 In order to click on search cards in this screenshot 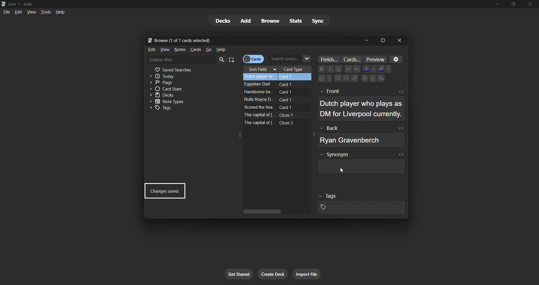, I will do `click(290, 59)`.